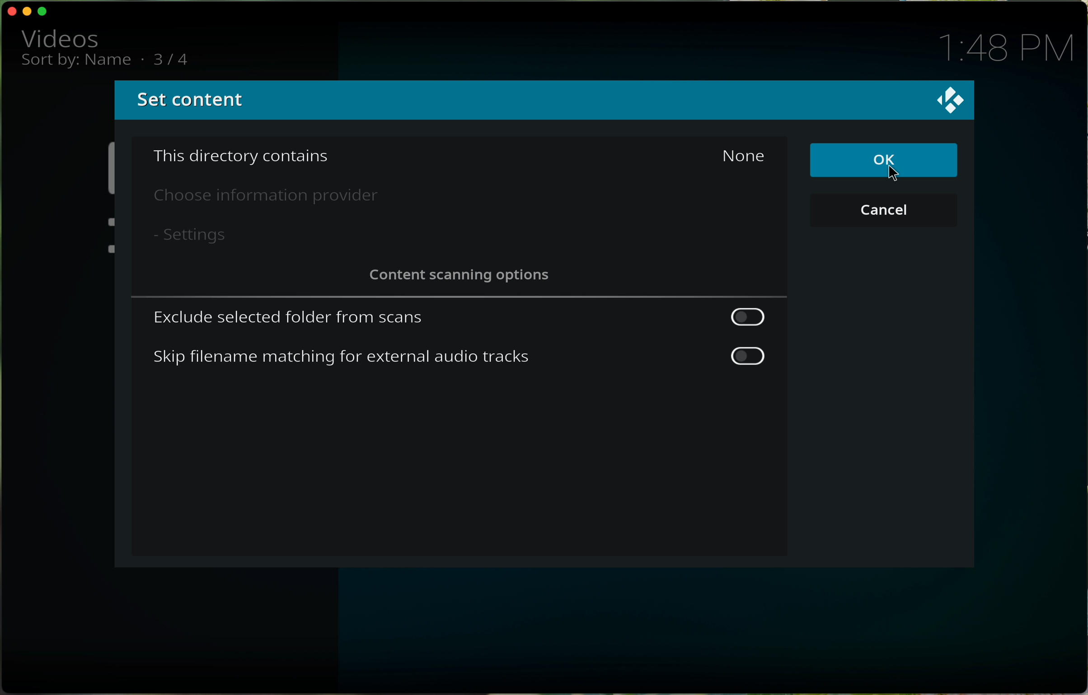 The width and height of the screenshot is (1088, 695). I want to click on logo, so click(952, 101).